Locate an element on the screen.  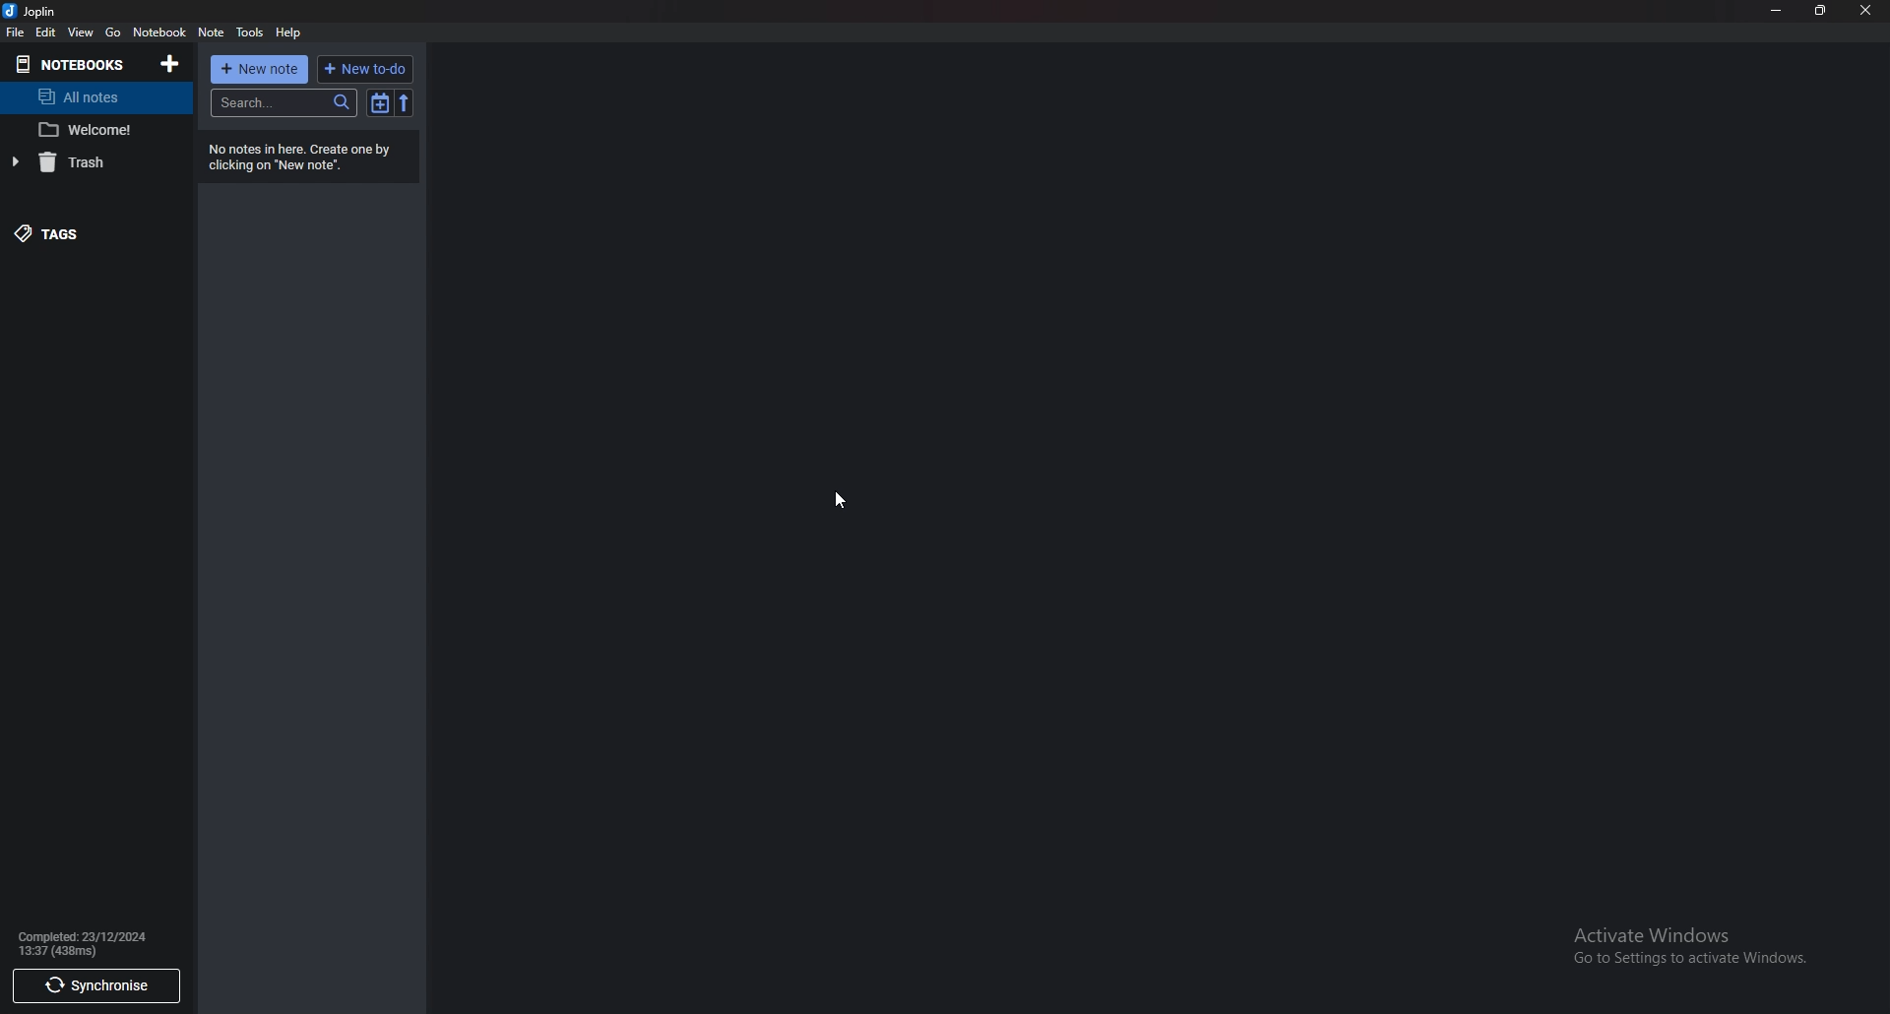
view is located at coordinates (80, 32).